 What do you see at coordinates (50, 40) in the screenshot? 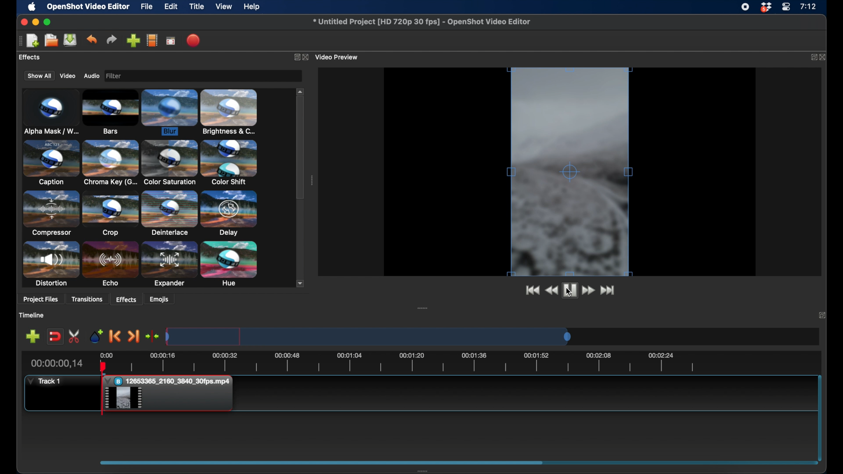
I see `open project` at bounding box center [50, 40].